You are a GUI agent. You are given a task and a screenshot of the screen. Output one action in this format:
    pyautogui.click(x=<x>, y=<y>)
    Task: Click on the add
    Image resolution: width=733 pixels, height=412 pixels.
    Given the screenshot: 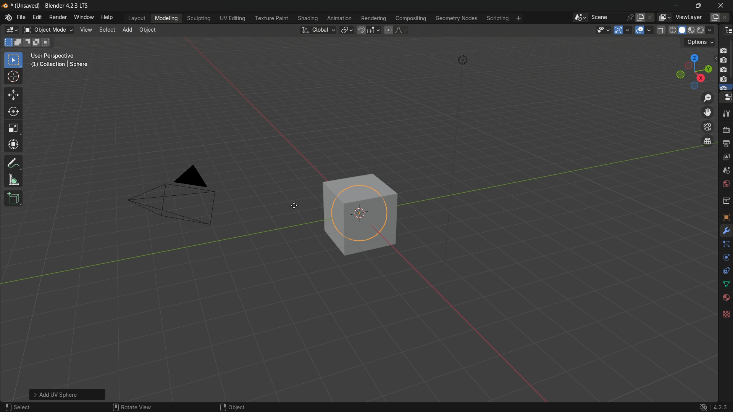 What is the action you would take?
    pyautogui.click(x=127, y=30)
    